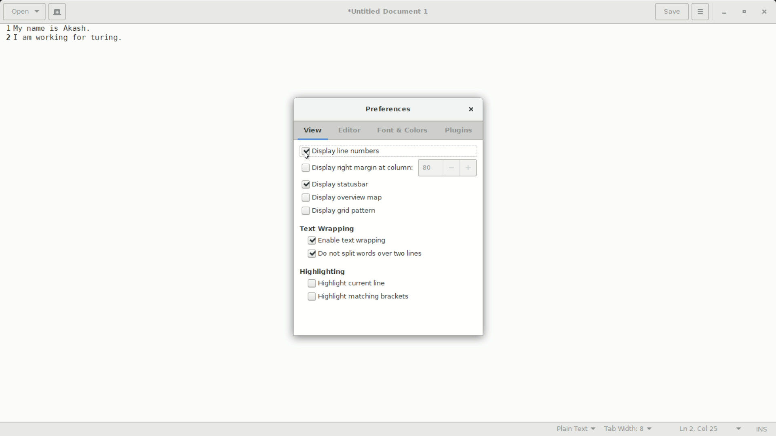 This screenshot has width=776, height=436. I want to click on highlighting current file, so click(355, 283).